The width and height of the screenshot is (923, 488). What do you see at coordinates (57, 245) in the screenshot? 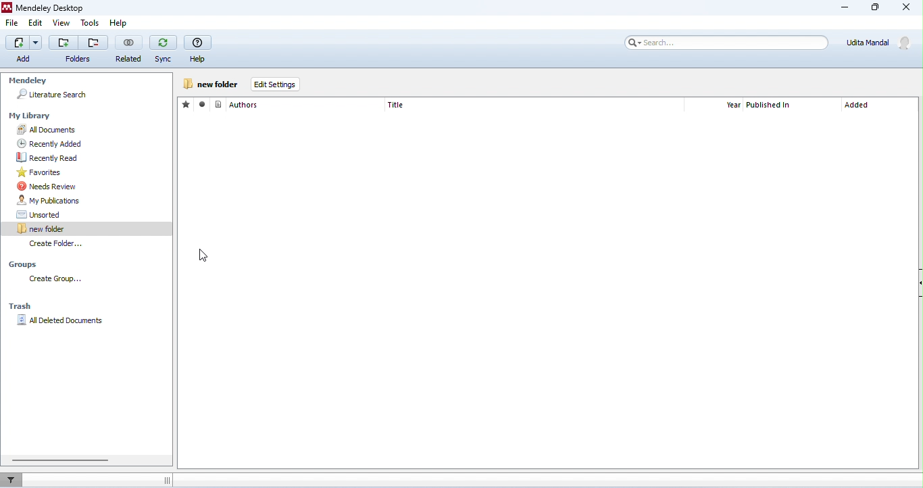
I see `create folder` at bounding box center [57, 245].